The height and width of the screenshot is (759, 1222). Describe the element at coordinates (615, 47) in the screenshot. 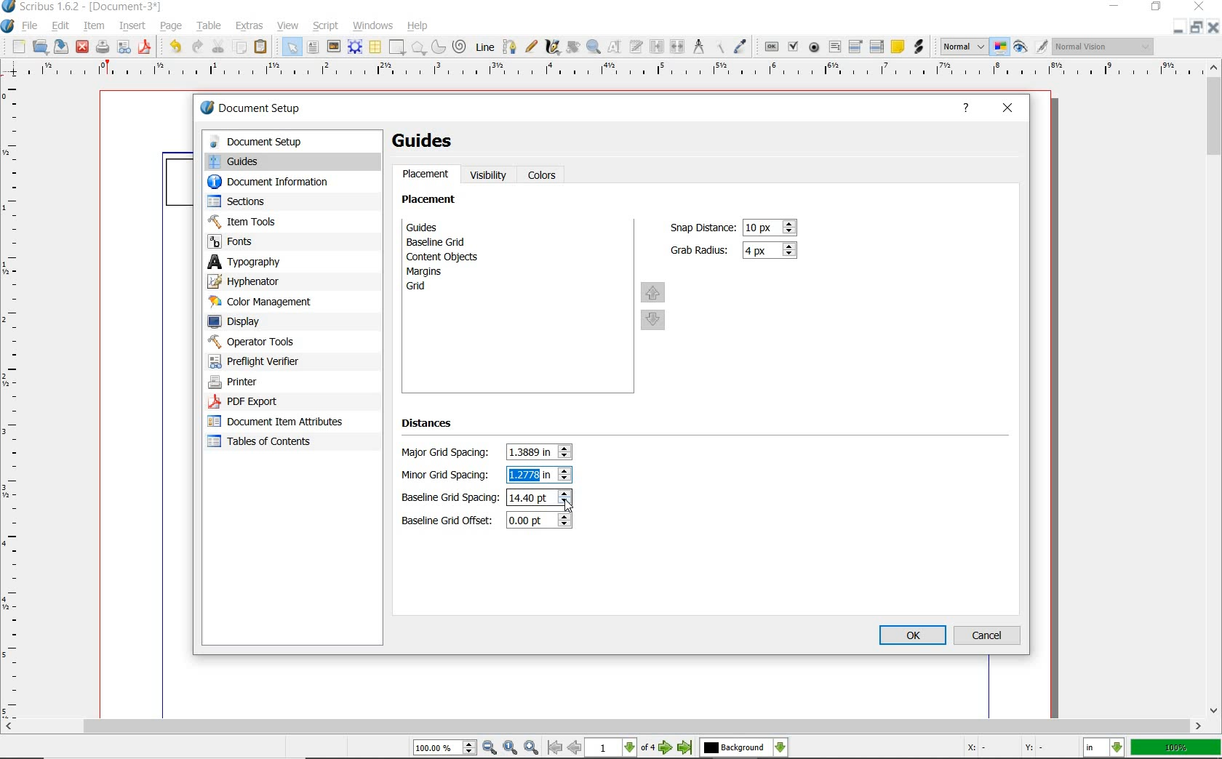

I see `edit contents of frame` at that location.